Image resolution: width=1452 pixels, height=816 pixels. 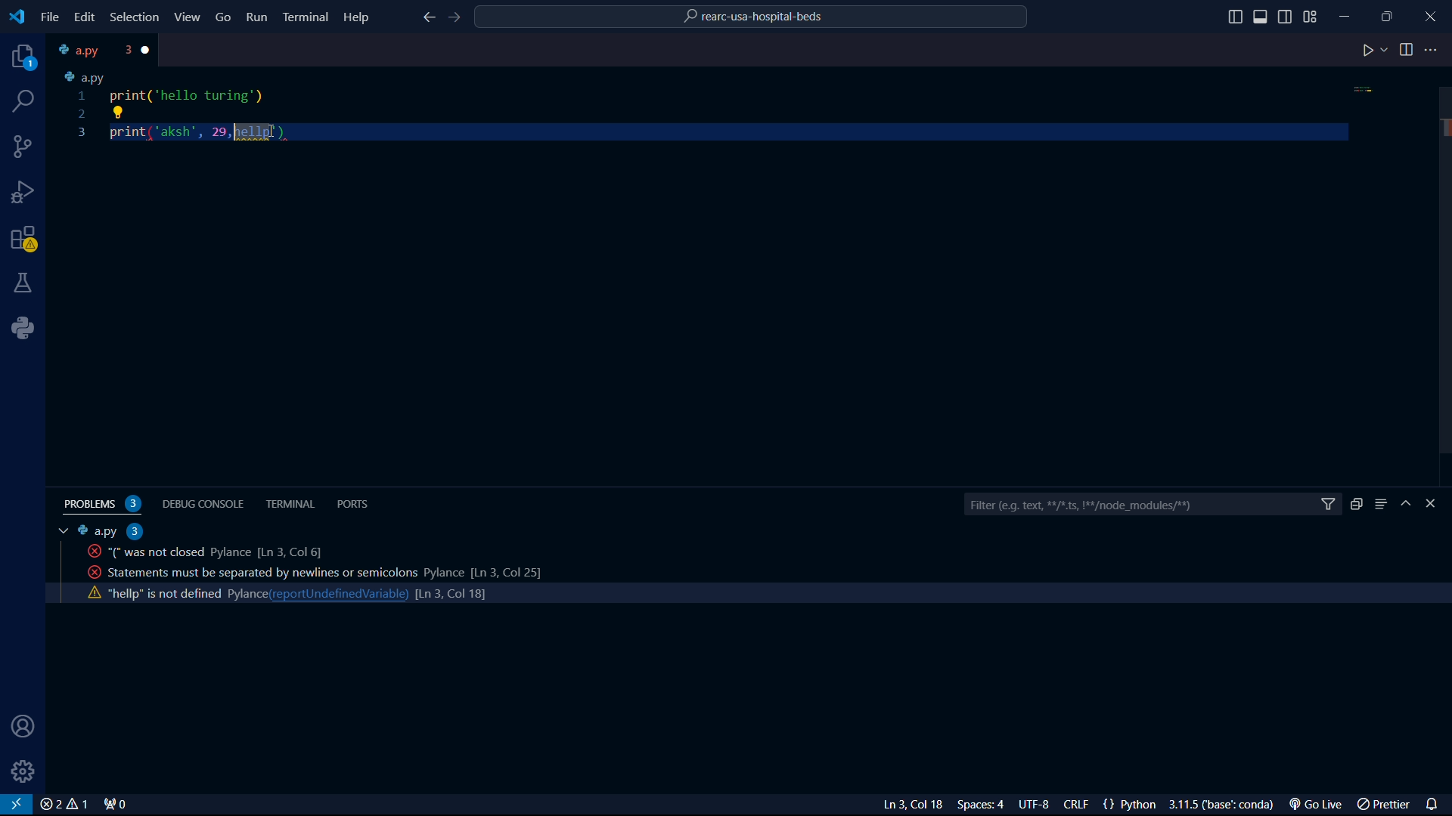 I want to click on connect 0, so click(x=117, y=805).